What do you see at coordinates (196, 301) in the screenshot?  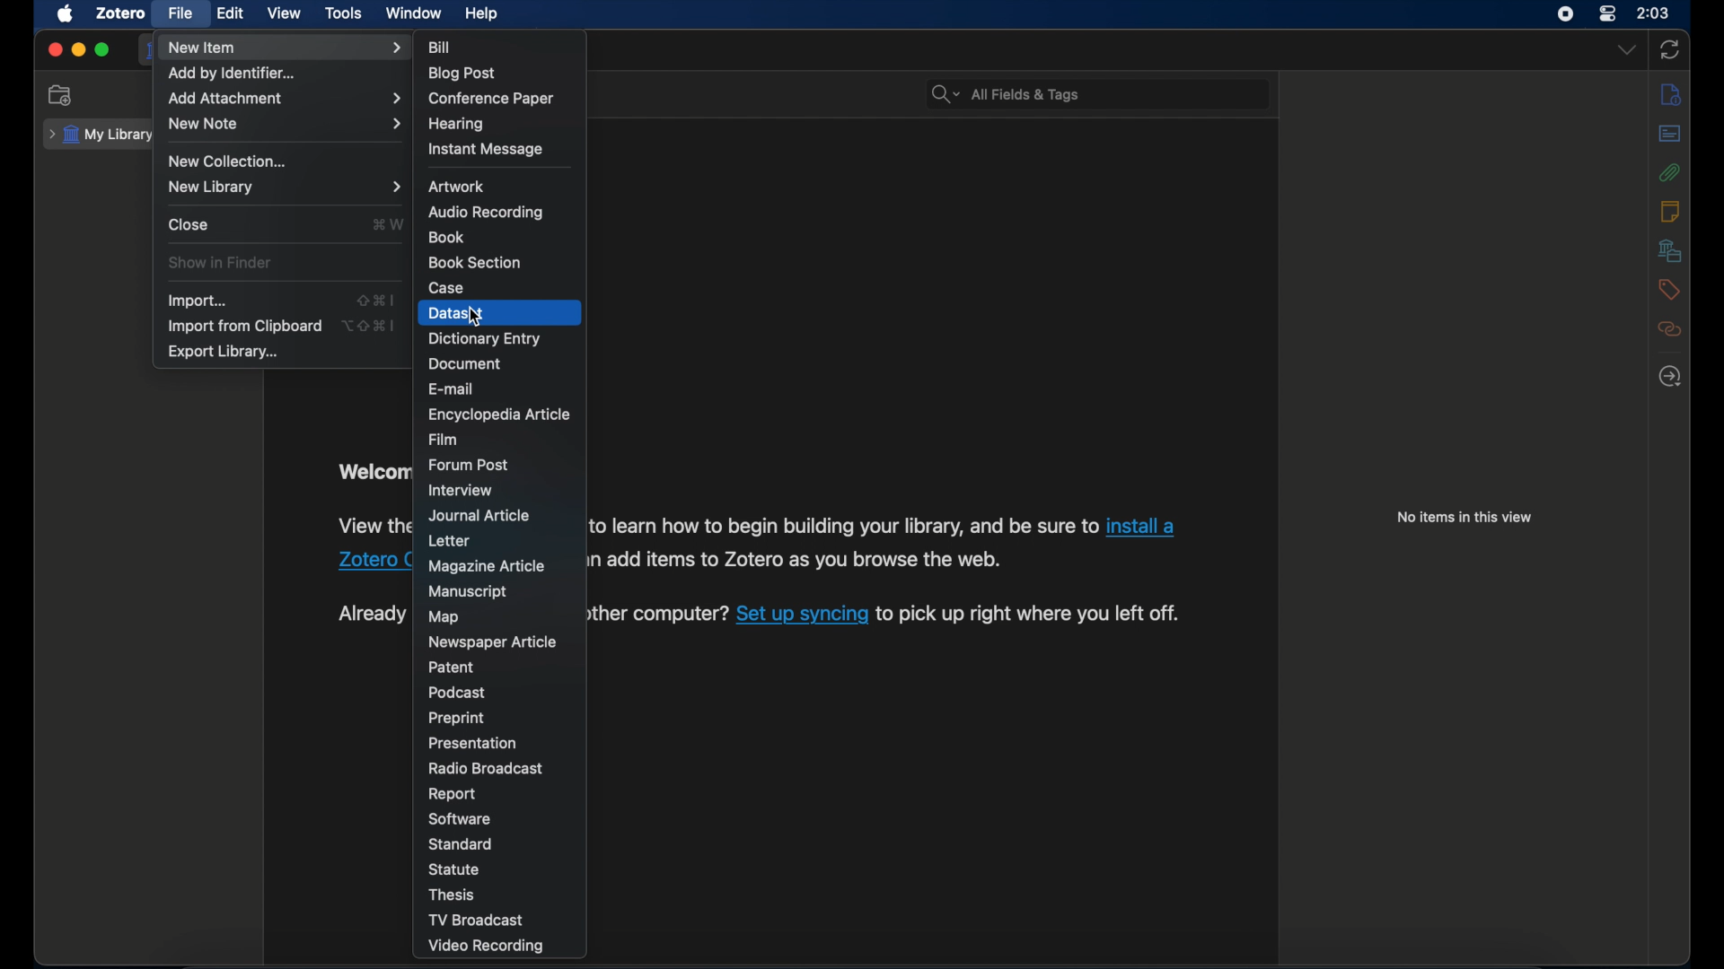 I see `import` at bounding box center [196, 301].